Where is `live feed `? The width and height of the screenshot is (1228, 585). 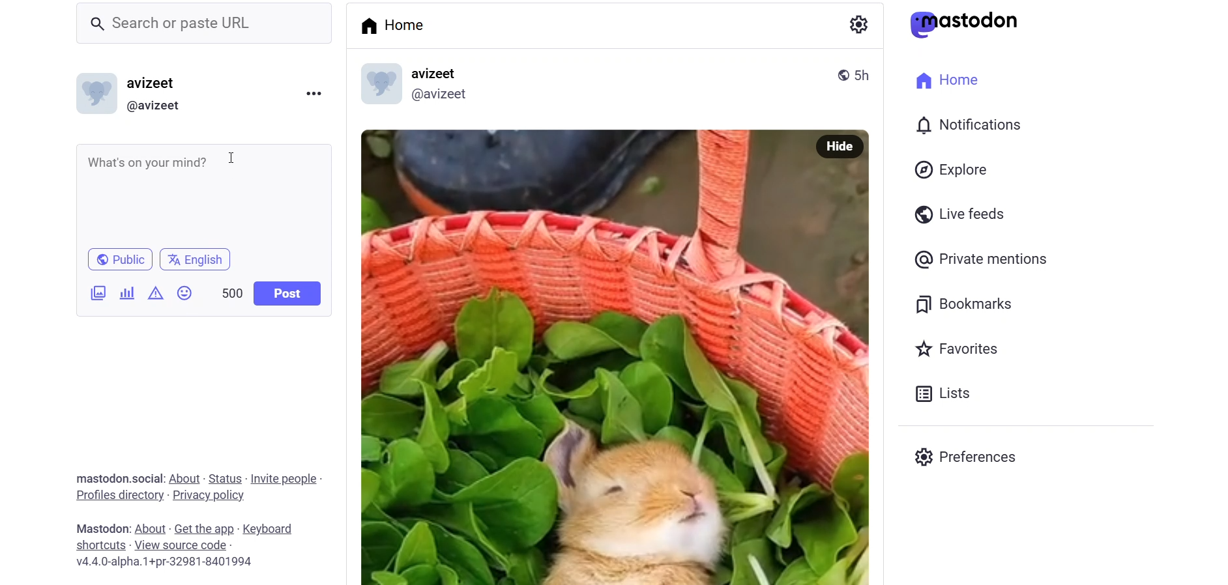 live feed  is located at coordinates (958, 216).